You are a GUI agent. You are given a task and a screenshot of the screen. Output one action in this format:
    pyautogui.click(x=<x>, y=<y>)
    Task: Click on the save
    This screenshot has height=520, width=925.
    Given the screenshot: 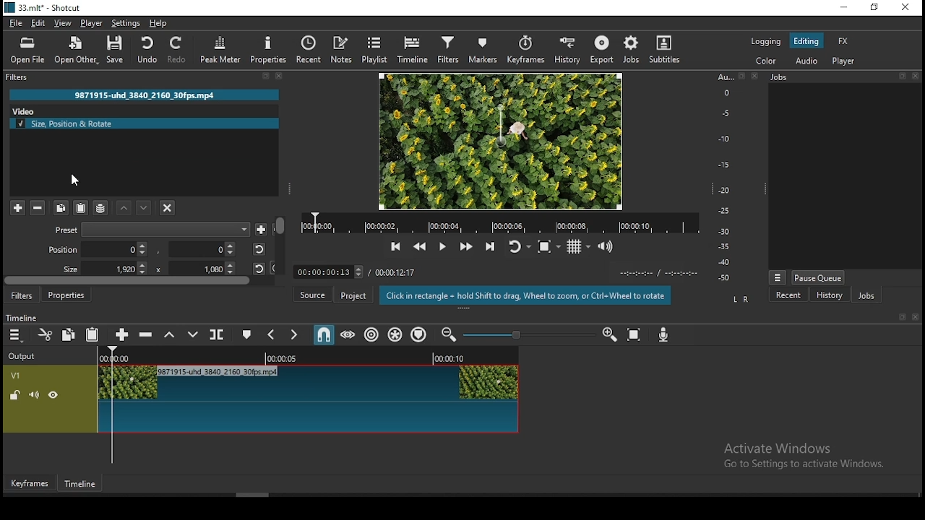 What is the action you would take?
    pyautogui.click(x=113, y=51)
    